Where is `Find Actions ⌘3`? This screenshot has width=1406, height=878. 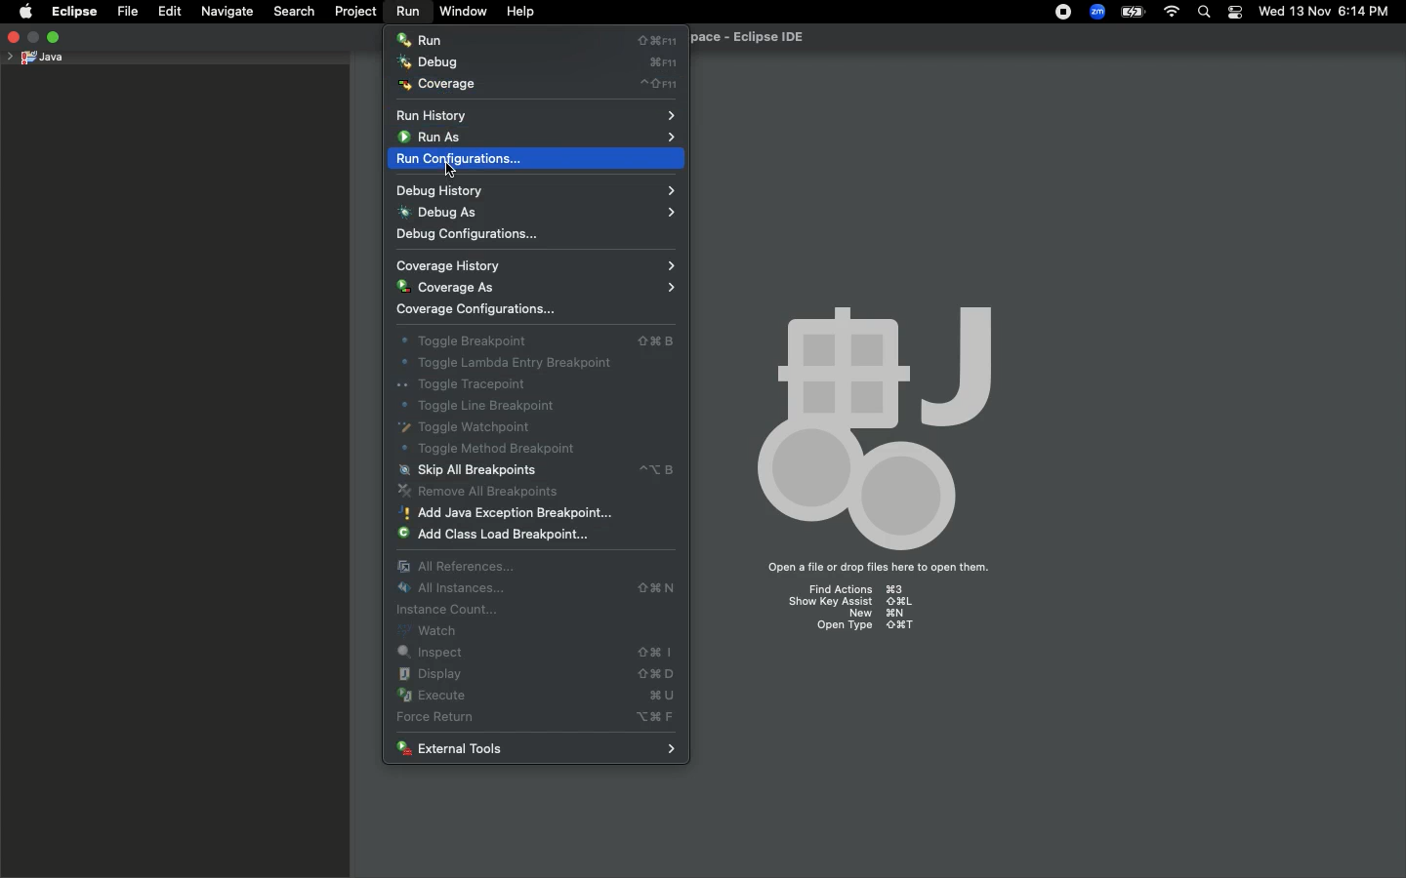 Find Actions ⌘3 is located at coordinates (856, 591).